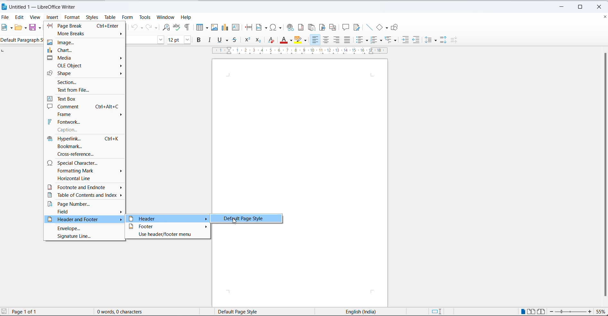  I want to click on superscript, so click(248, 39).